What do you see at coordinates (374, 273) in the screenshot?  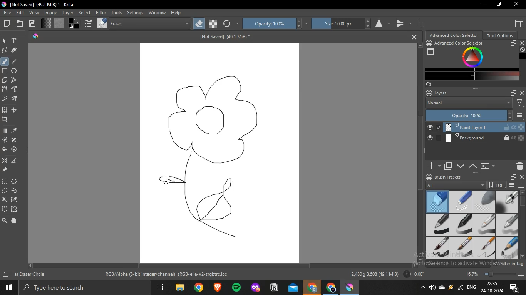 I see `2,480 x 3,508 (49.1 MiB)` at bounding box center [374, 273].